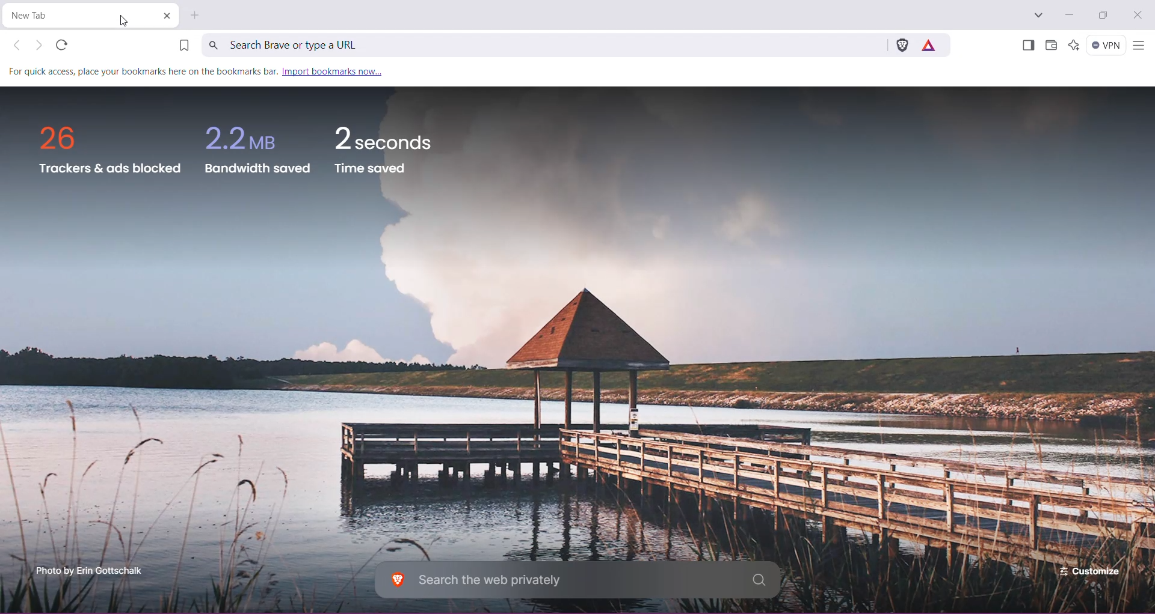 The image size is (1155, 614). What do you see at coordinates (576, 580) in the screenshot?
I see `Search the web privately` at bounding box center [576, 580].